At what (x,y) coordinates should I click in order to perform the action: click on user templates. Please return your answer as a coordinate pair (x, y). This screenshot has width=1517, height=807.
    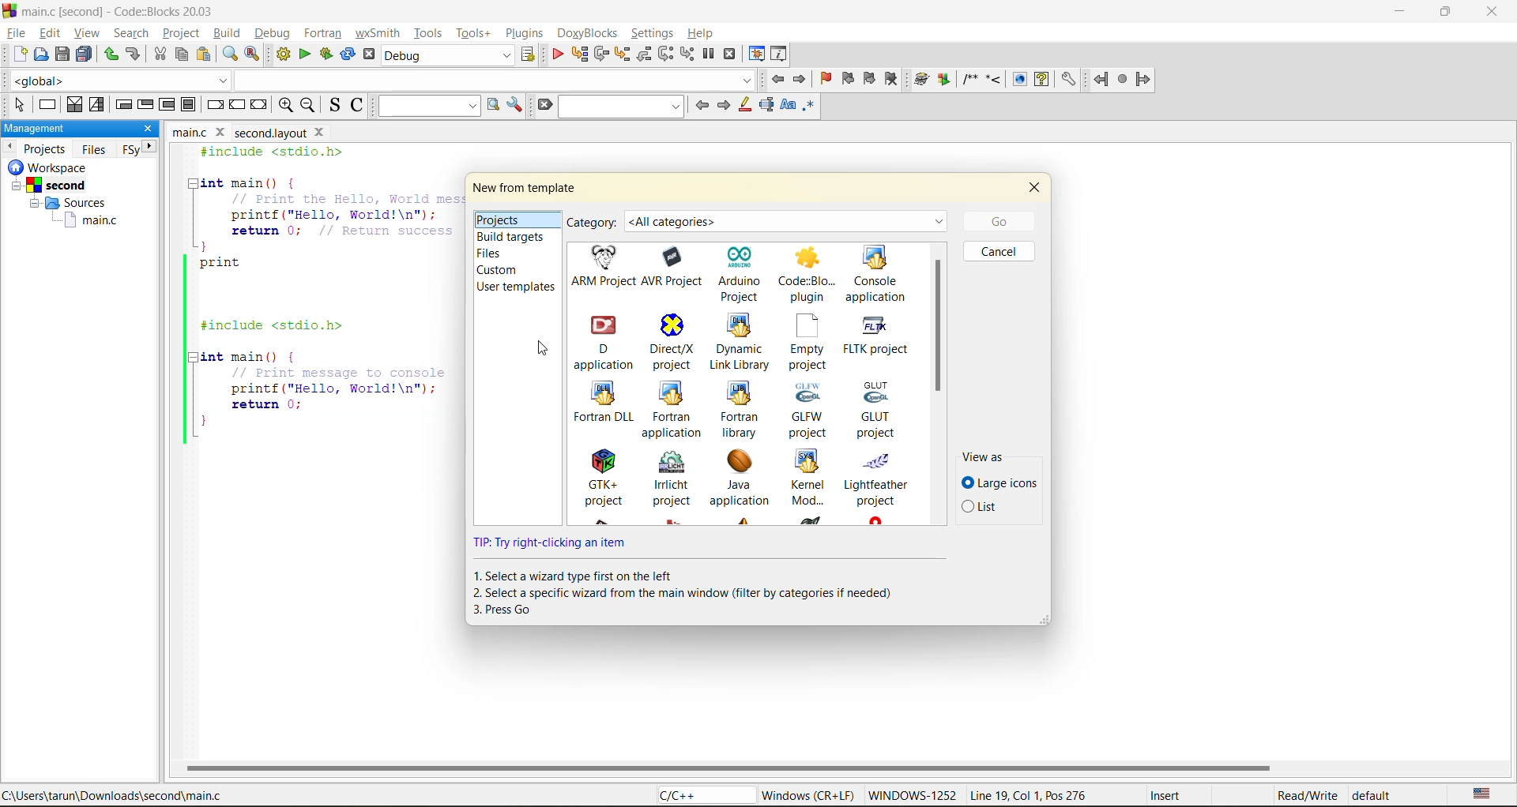
    Looking at the image, I should click on (514, 287).